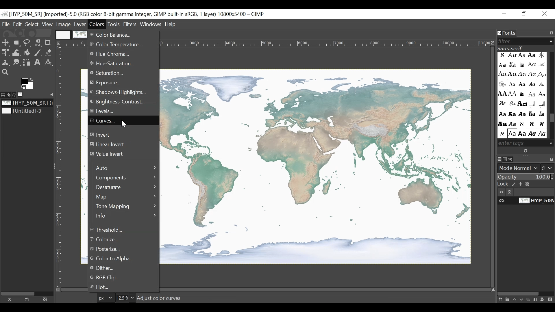  What do you see at coordinates (11, 299) in the screenshot?
I see `Raise this image display` at bounding box center [11, 299].